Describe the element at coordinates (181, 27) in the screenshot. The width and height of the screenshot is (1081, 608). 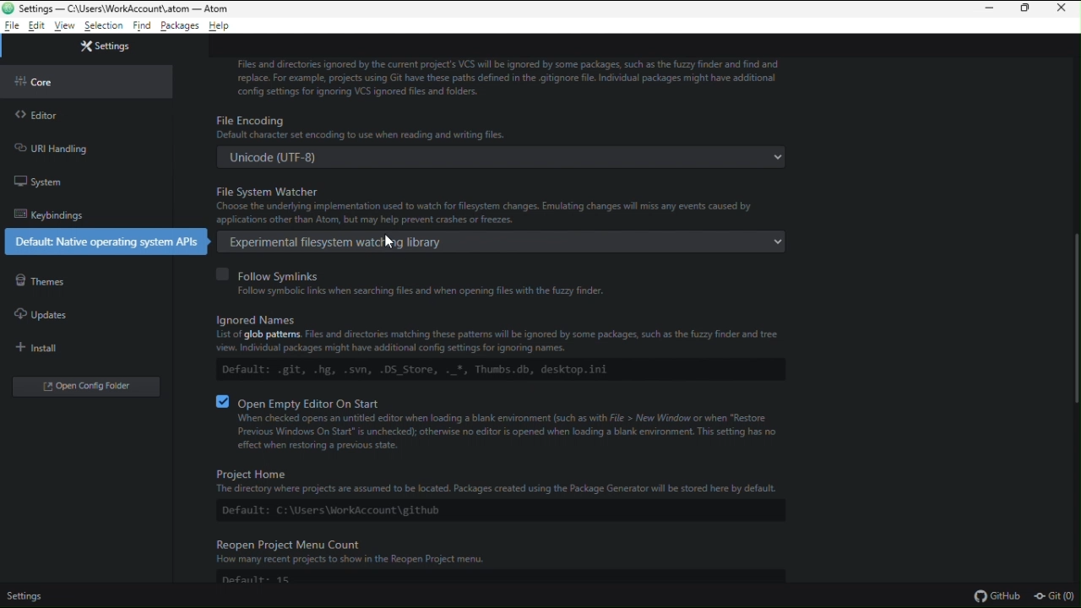
I see `Packages ` at that location.